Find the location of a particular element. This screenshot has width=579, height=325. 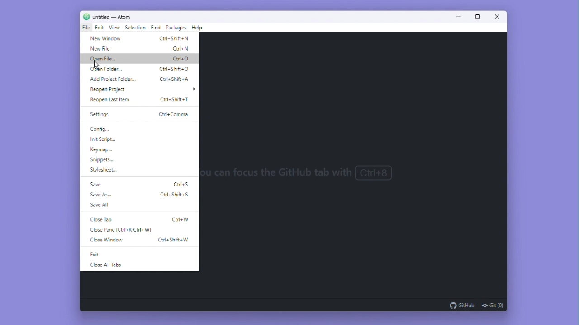

Save all is located at coordinates (101, 204).